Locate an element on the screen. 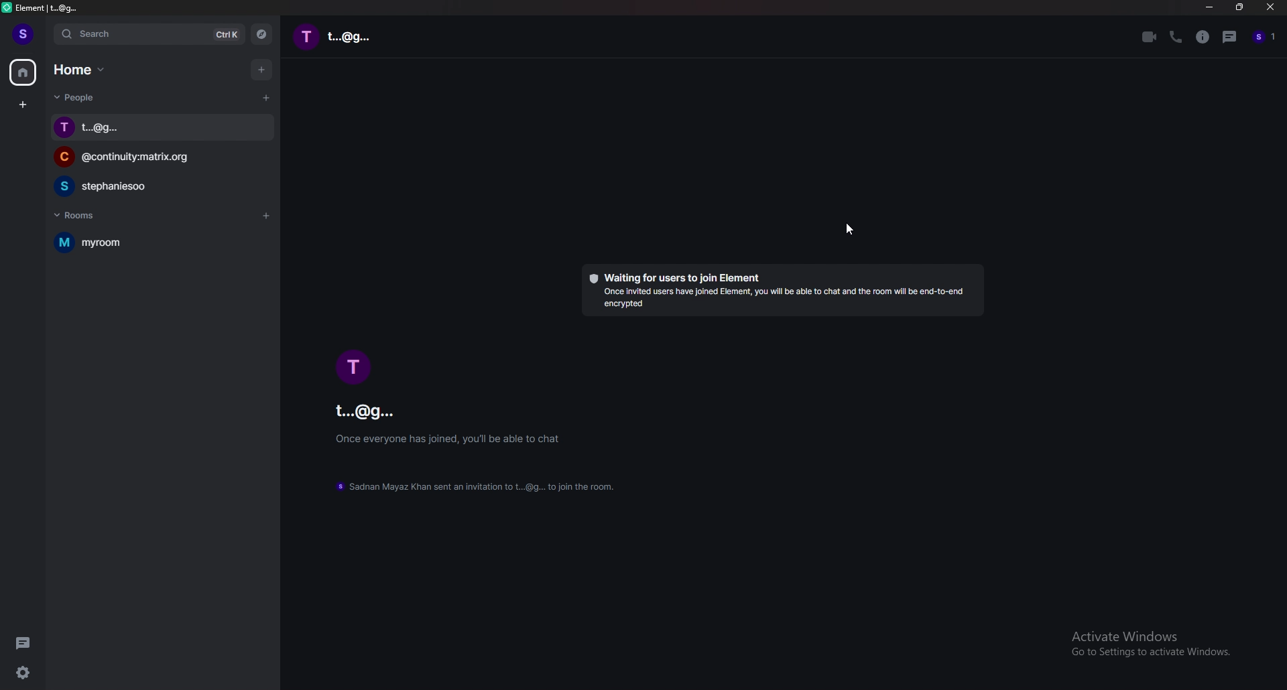  explore rooms is located at coordinates (262, 34).